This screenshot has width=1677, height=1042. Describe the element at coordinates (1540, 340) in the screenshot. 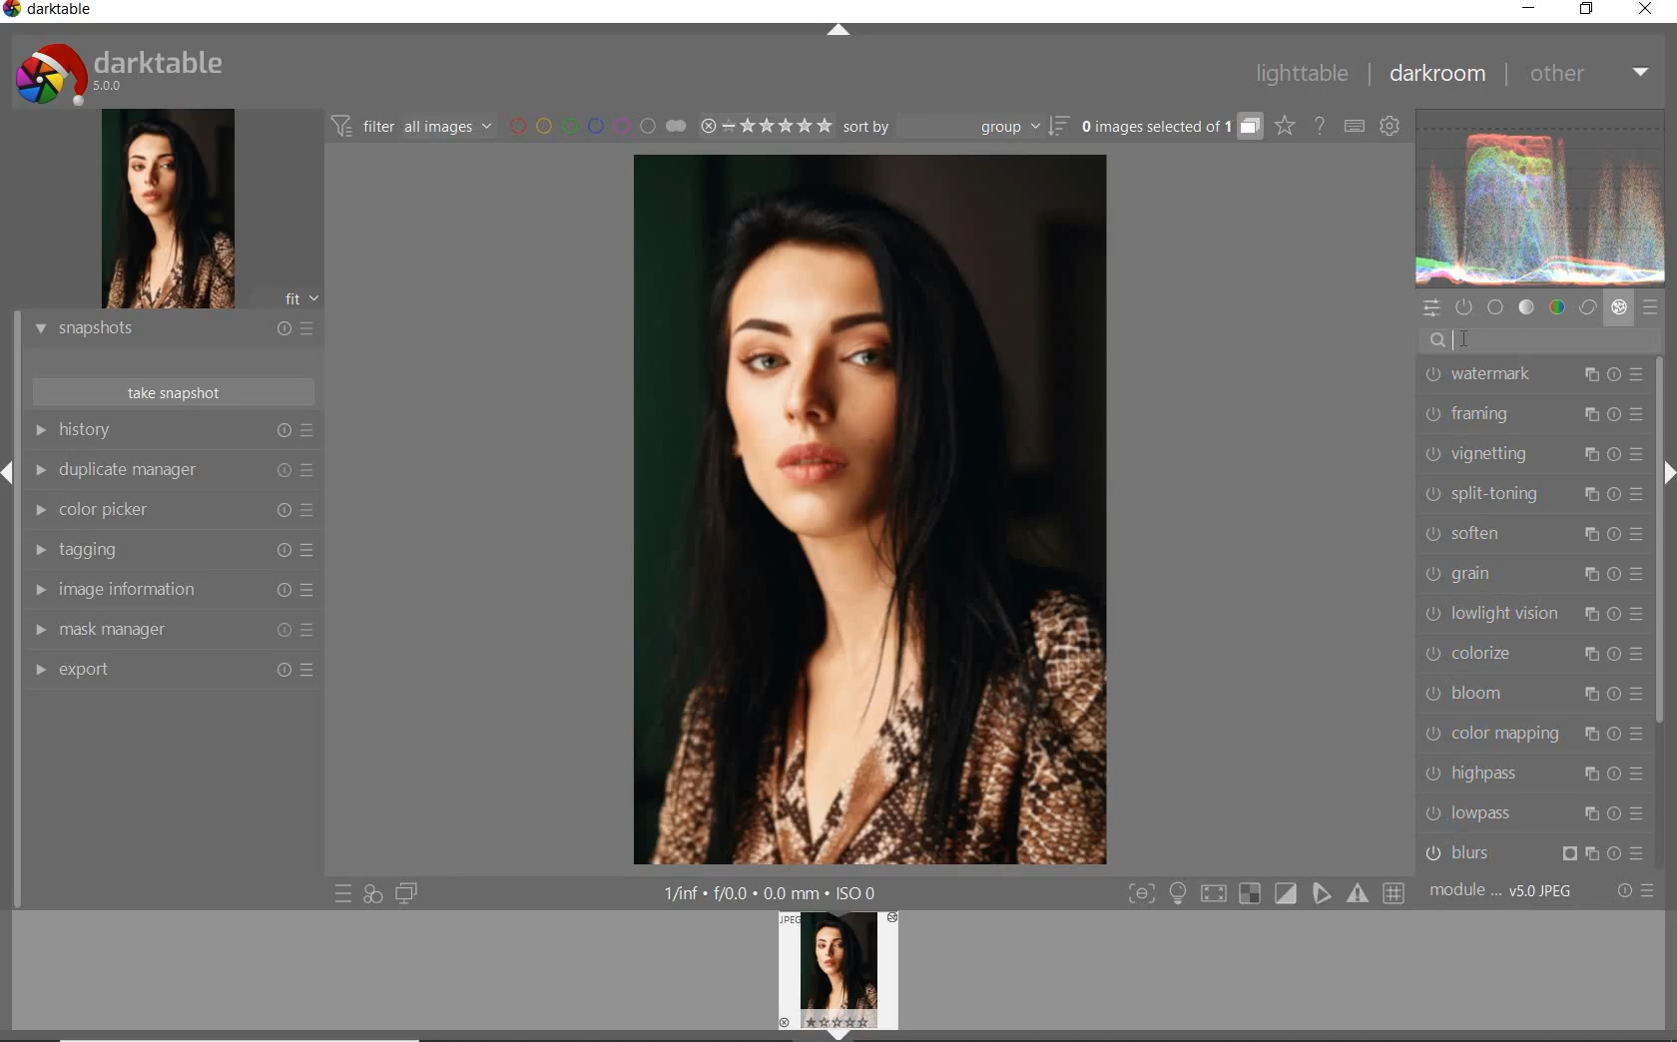

I see `search modules by name` at that location.